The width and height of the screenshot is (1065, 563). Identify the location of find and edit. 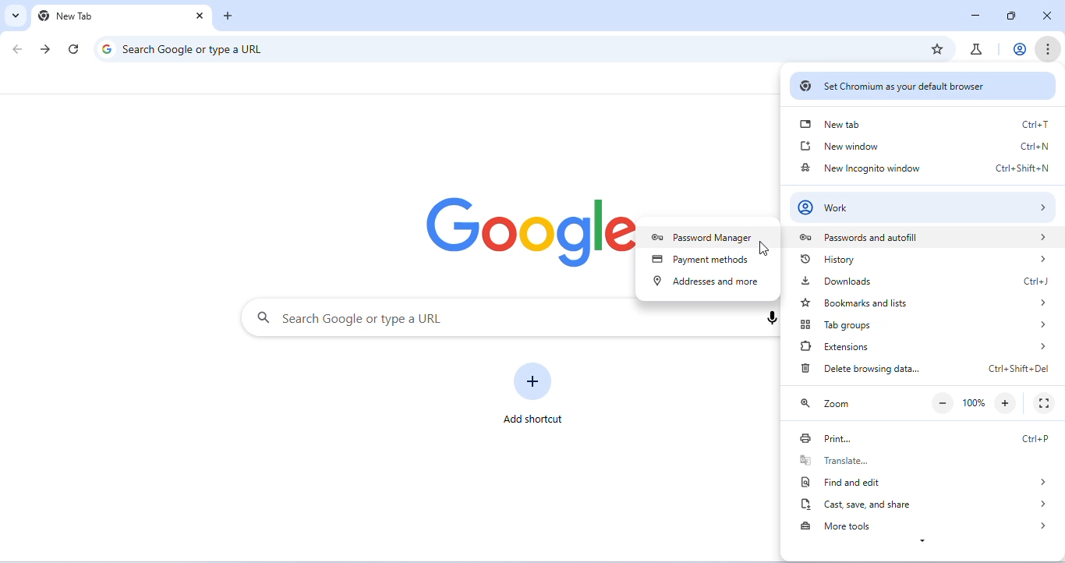
(922, 480).